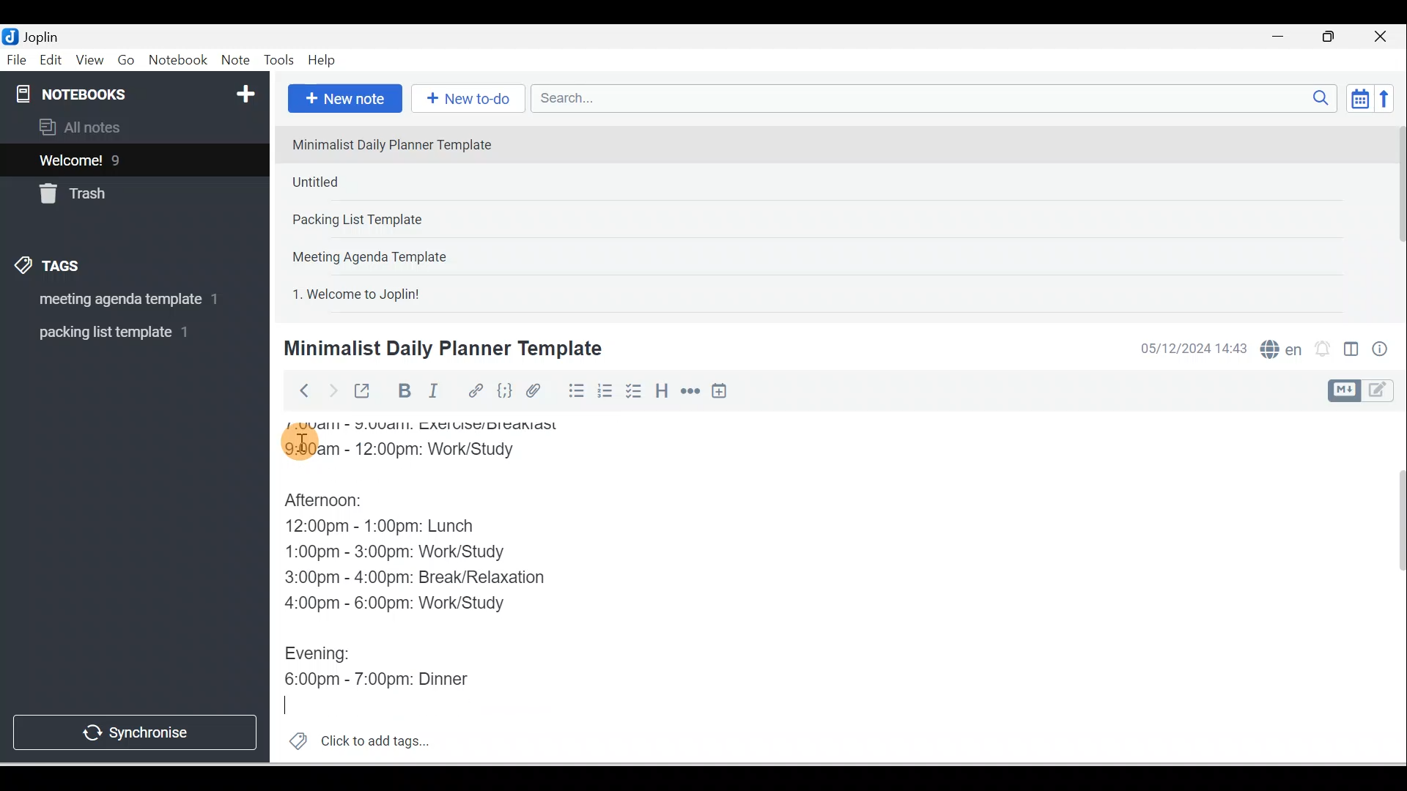 The width and height of the screenshot is (1407, 791). Describe the element at coordinates (52, 268) in the screenshot. I see `Tags` at that location.